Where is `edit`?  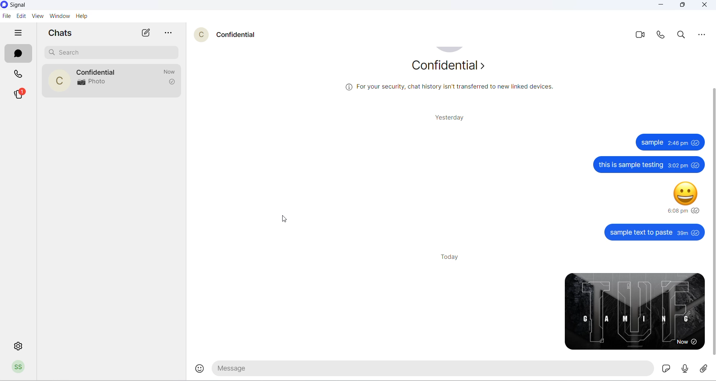 edit is located at coordinates (20, 16).